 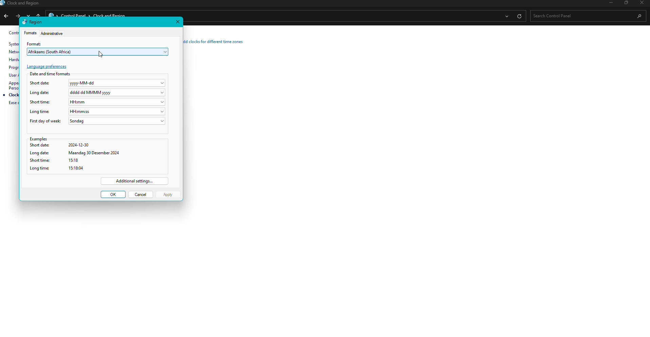 What do you see at coordinates (100, 54) in the screenshot?
I see `cursor` at bounding box center [100, 54].